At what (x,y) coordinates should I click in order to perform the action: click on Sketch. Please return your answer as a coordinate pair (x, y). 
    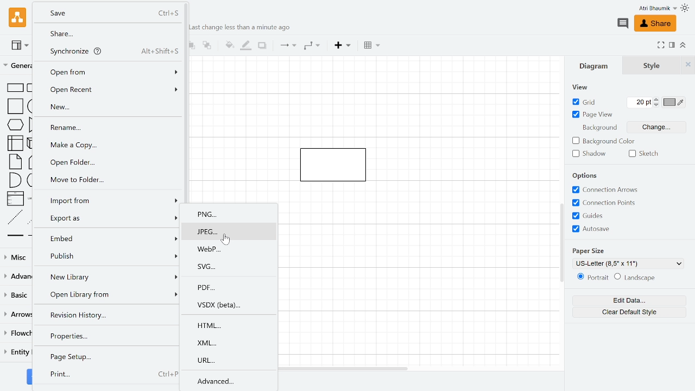
    Looking at the image, I should click on (645, 154).